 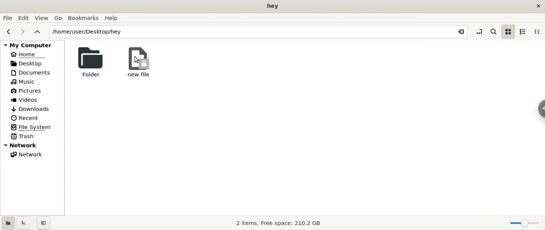 What do you see at coordinates (27, 91) in the screenshot?
I see `Pictures` at bounding box center [27, 91].